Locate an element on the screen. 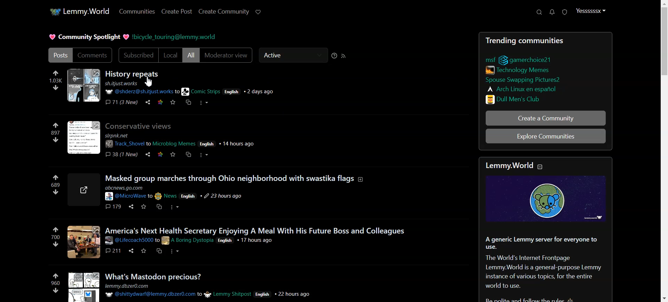  slrpnk.net is located at coordinates (120, 135).